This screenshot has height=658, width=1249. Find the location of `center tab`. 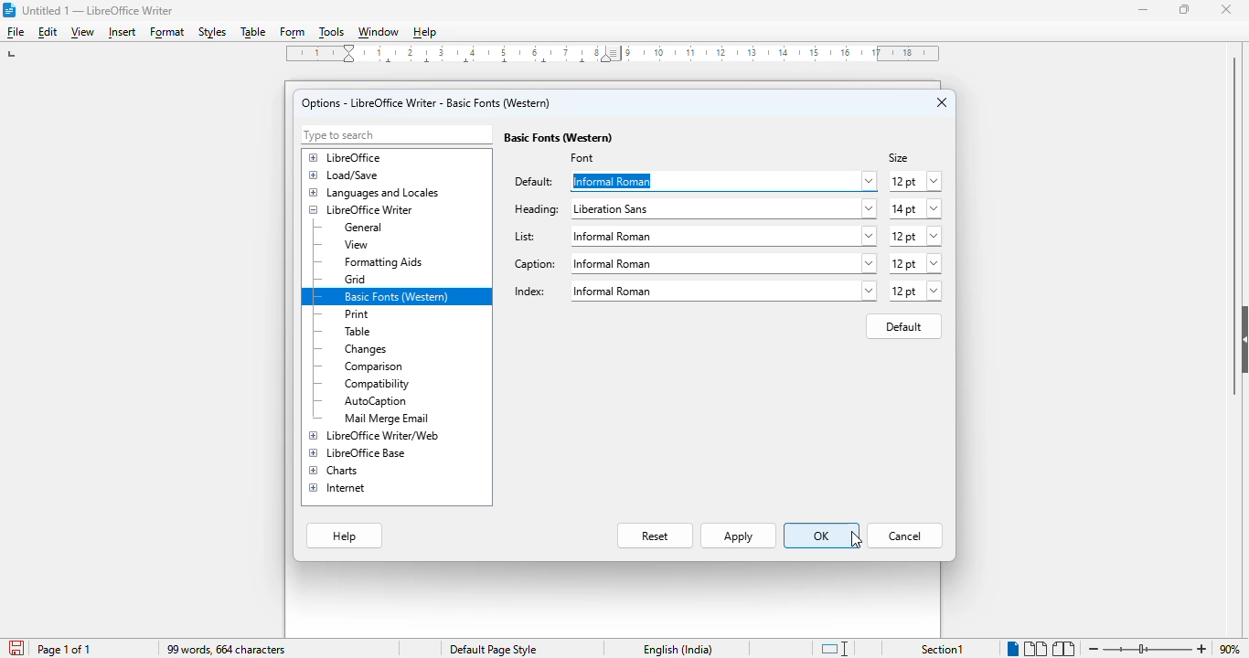

center tab is located at coordinates (587, 65).